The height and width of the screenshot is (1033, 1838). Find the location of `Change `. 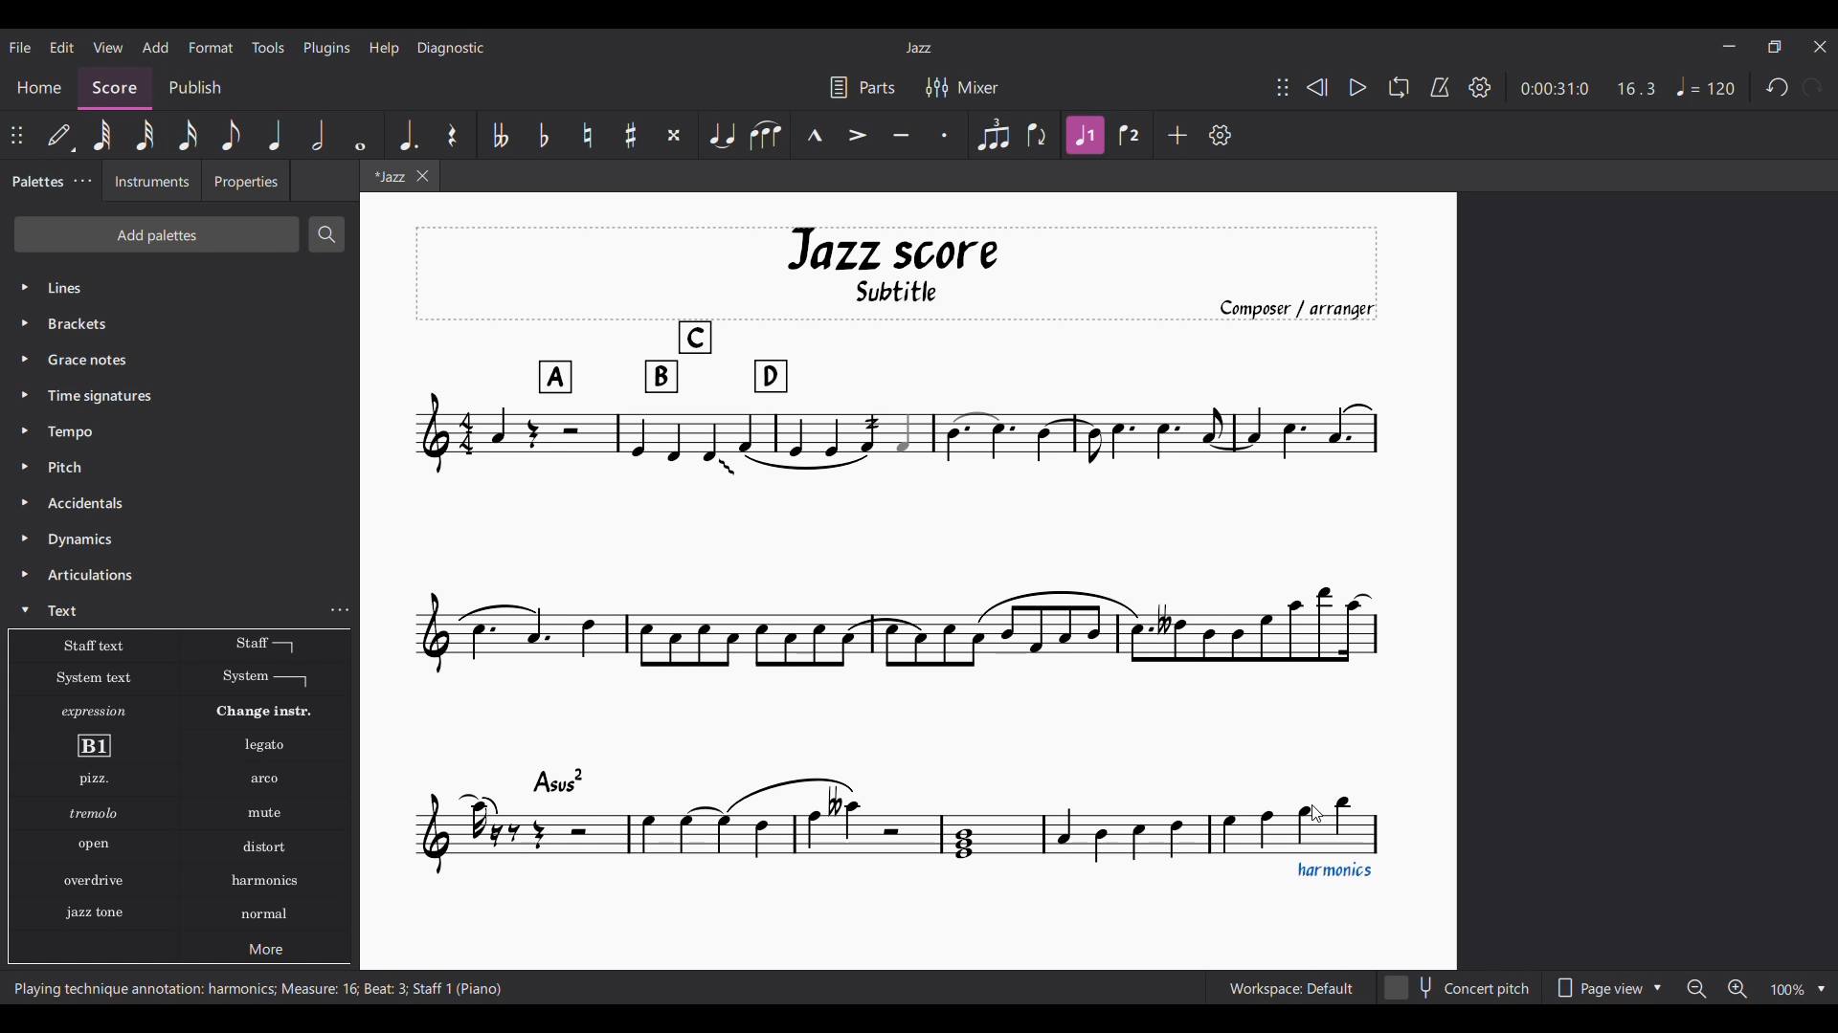

Change  is located at coordinates (276, 712).